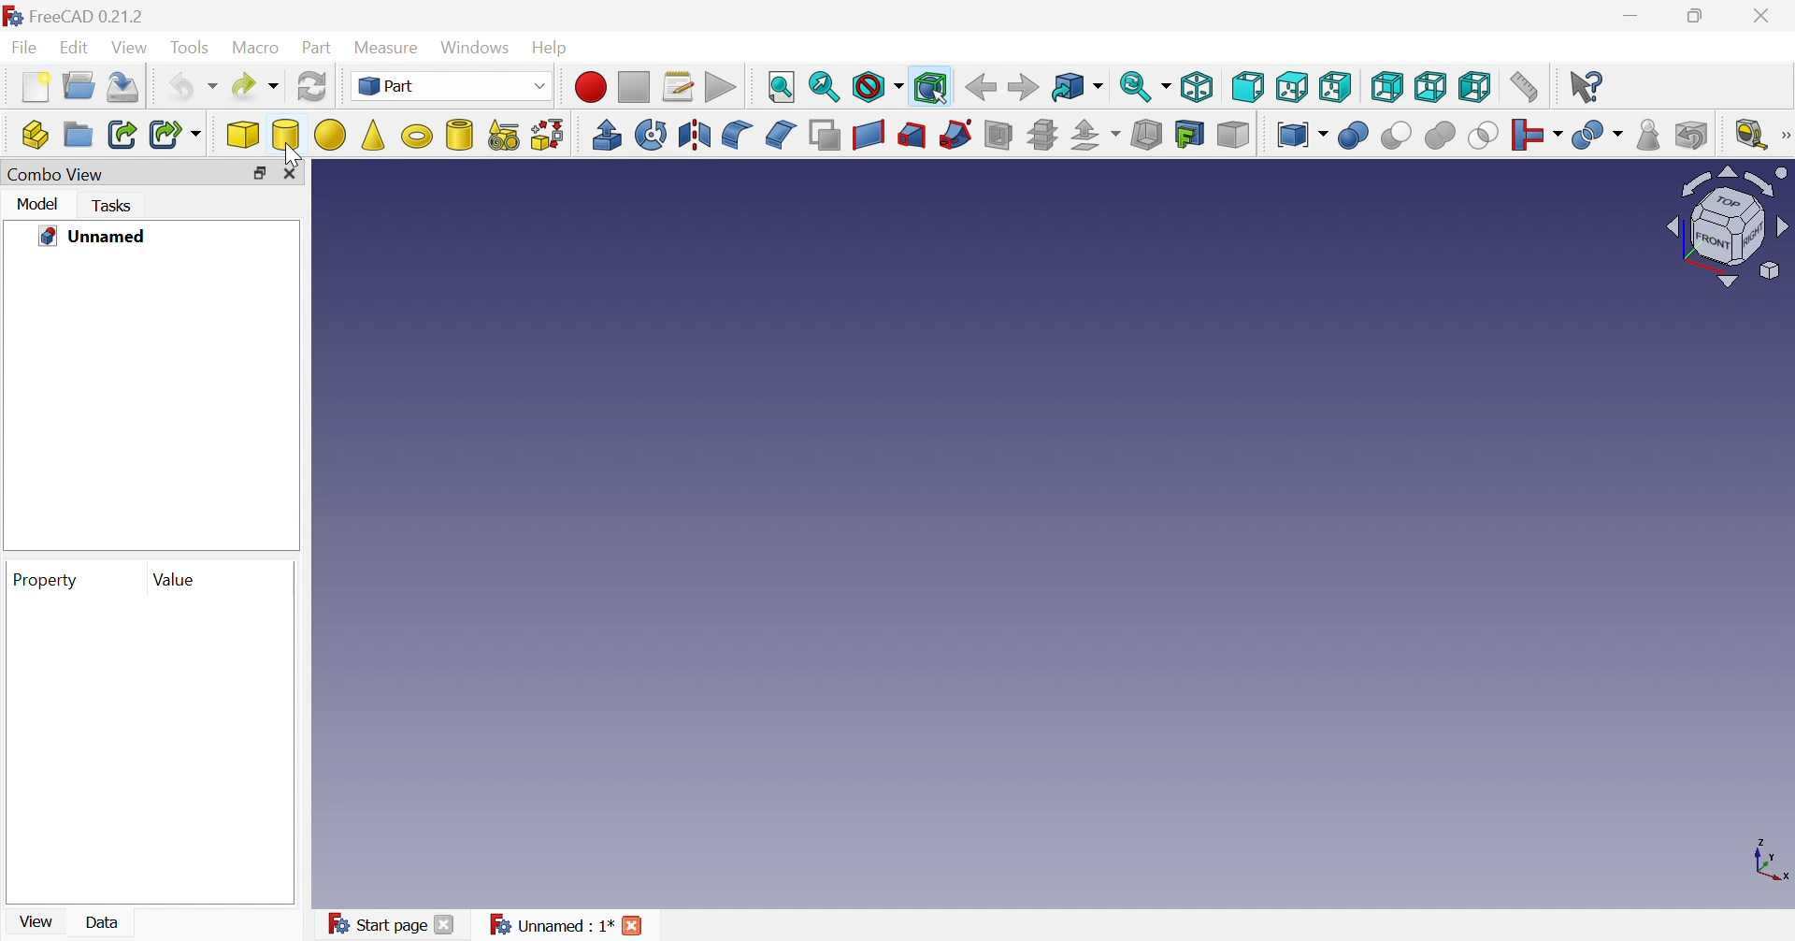 The image size is (1795, 941). I want to click on Right, so click(1335, 89).